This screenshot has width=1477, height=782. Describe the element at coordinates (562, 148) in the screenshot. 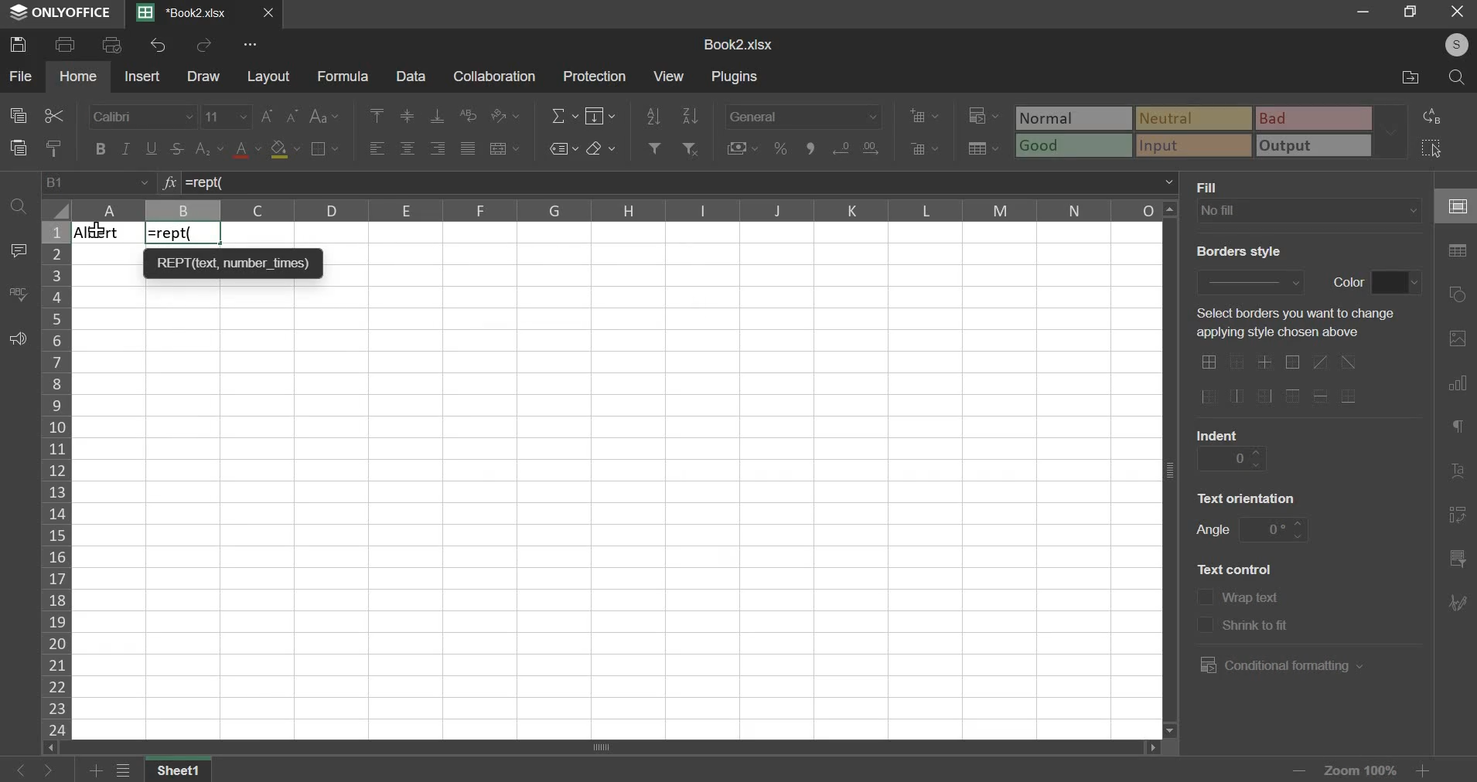

I see `named ranges` at that location.